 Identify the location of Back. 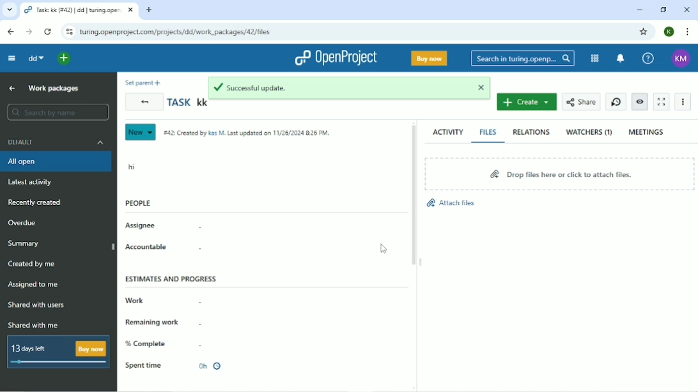
(11, 31).